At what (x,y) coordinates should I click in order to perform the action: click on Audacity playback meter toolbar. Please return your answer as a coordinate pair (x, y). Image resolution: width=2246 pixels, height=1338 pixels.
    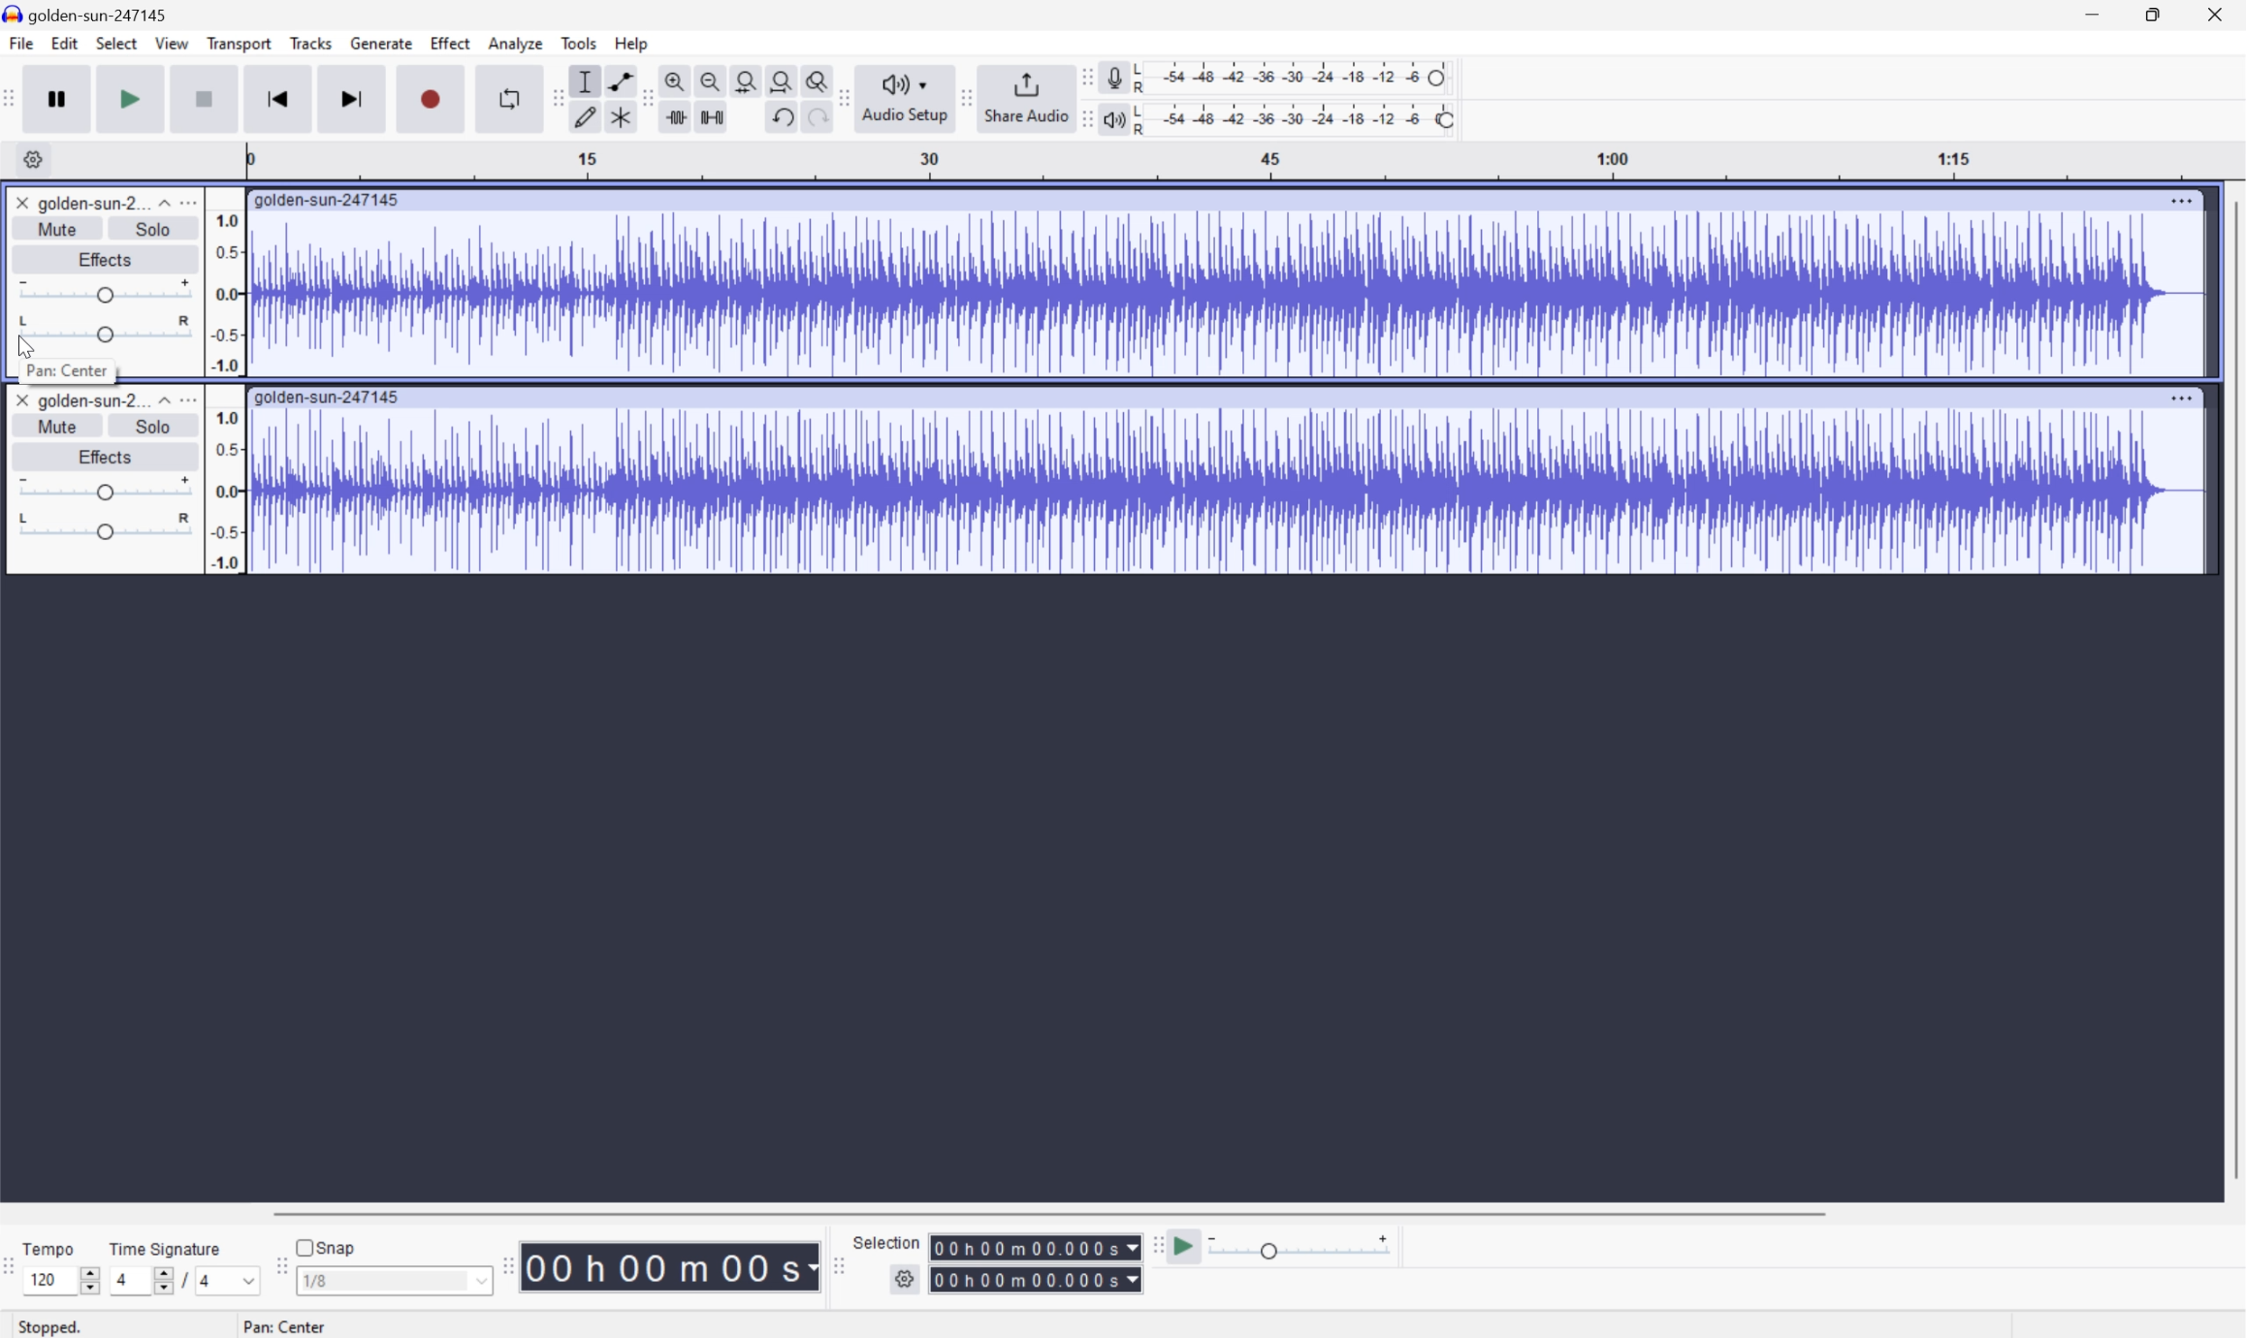
    Looking at the image, I should click on (1082, 111).